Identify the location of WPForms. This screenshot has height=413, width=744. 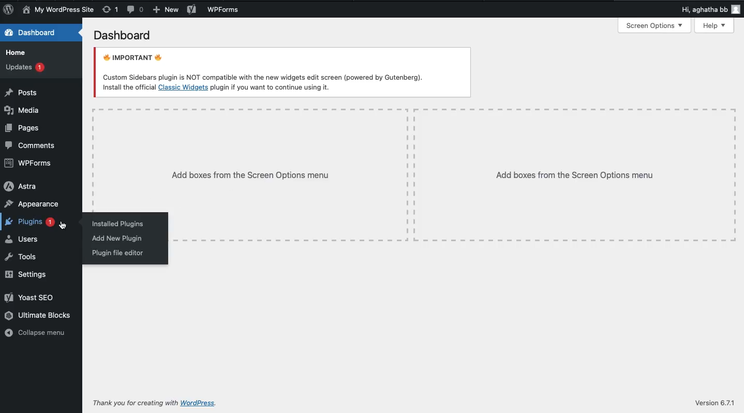
(28, 163).